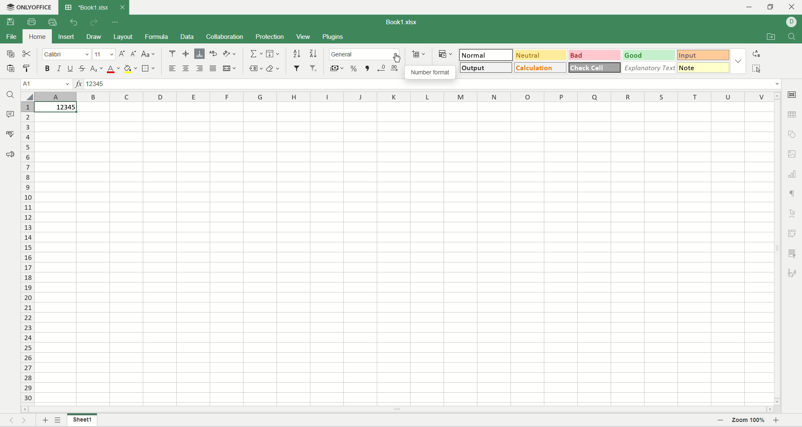 The height and width of the screenshot is (427, 802). I want to click on conditional formatting, so click(445, 53).